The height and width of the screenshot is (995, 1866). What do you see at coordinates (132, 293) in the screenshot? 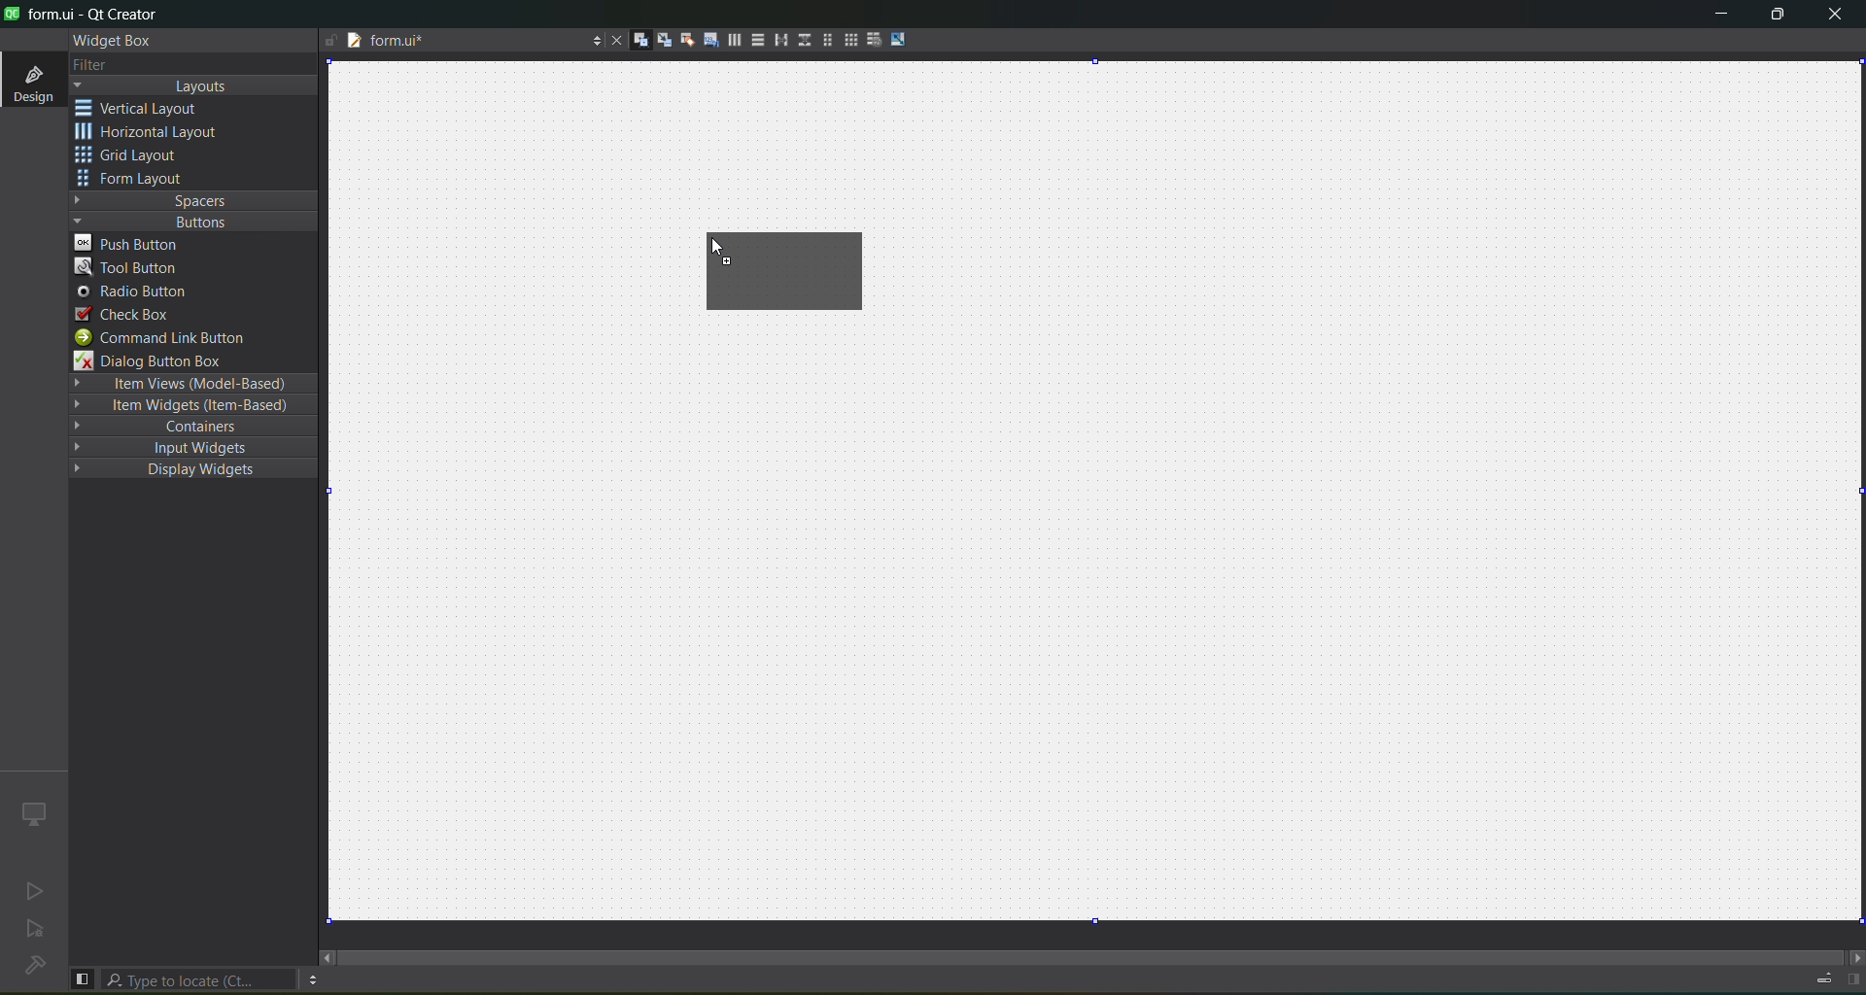
I see `radio button` at bounding box center [132, 293].